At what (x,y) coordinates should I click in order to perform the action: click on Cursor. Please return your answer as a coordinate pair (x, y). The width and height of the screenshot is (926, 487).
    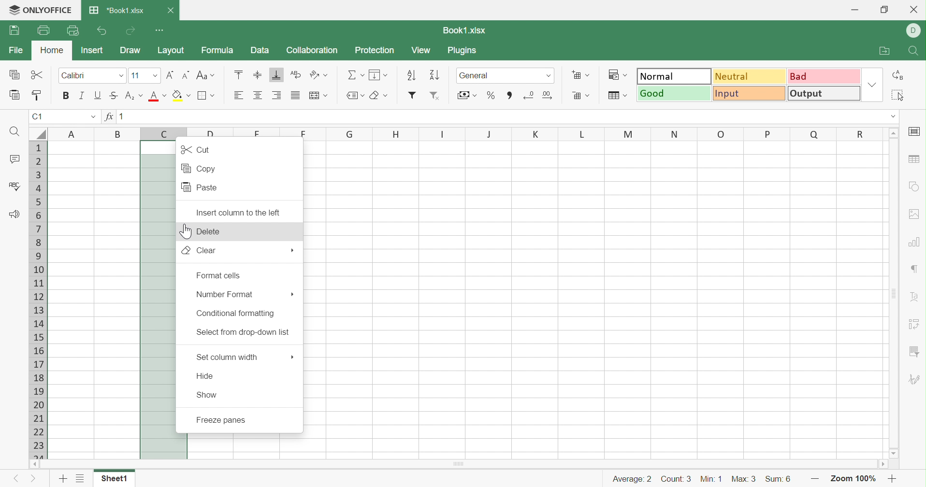
    Looking at the image, I should click on (185, 231).